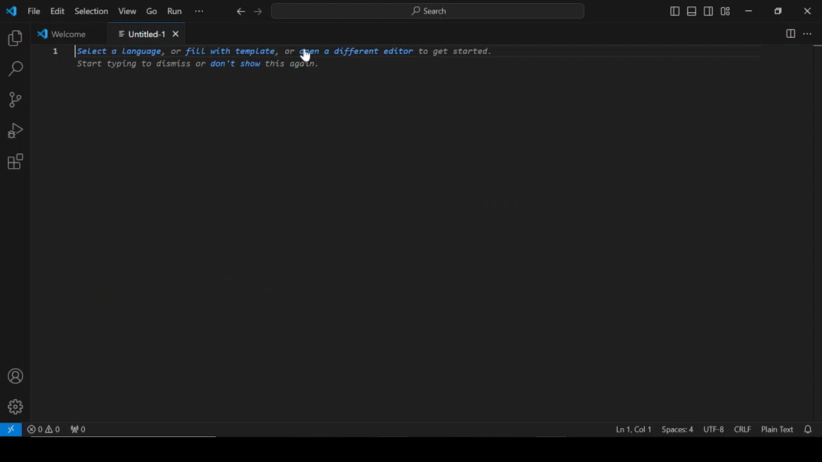  Describe the element at coordinates (306, 57) in the screenshot. I see `cursor` at that location.